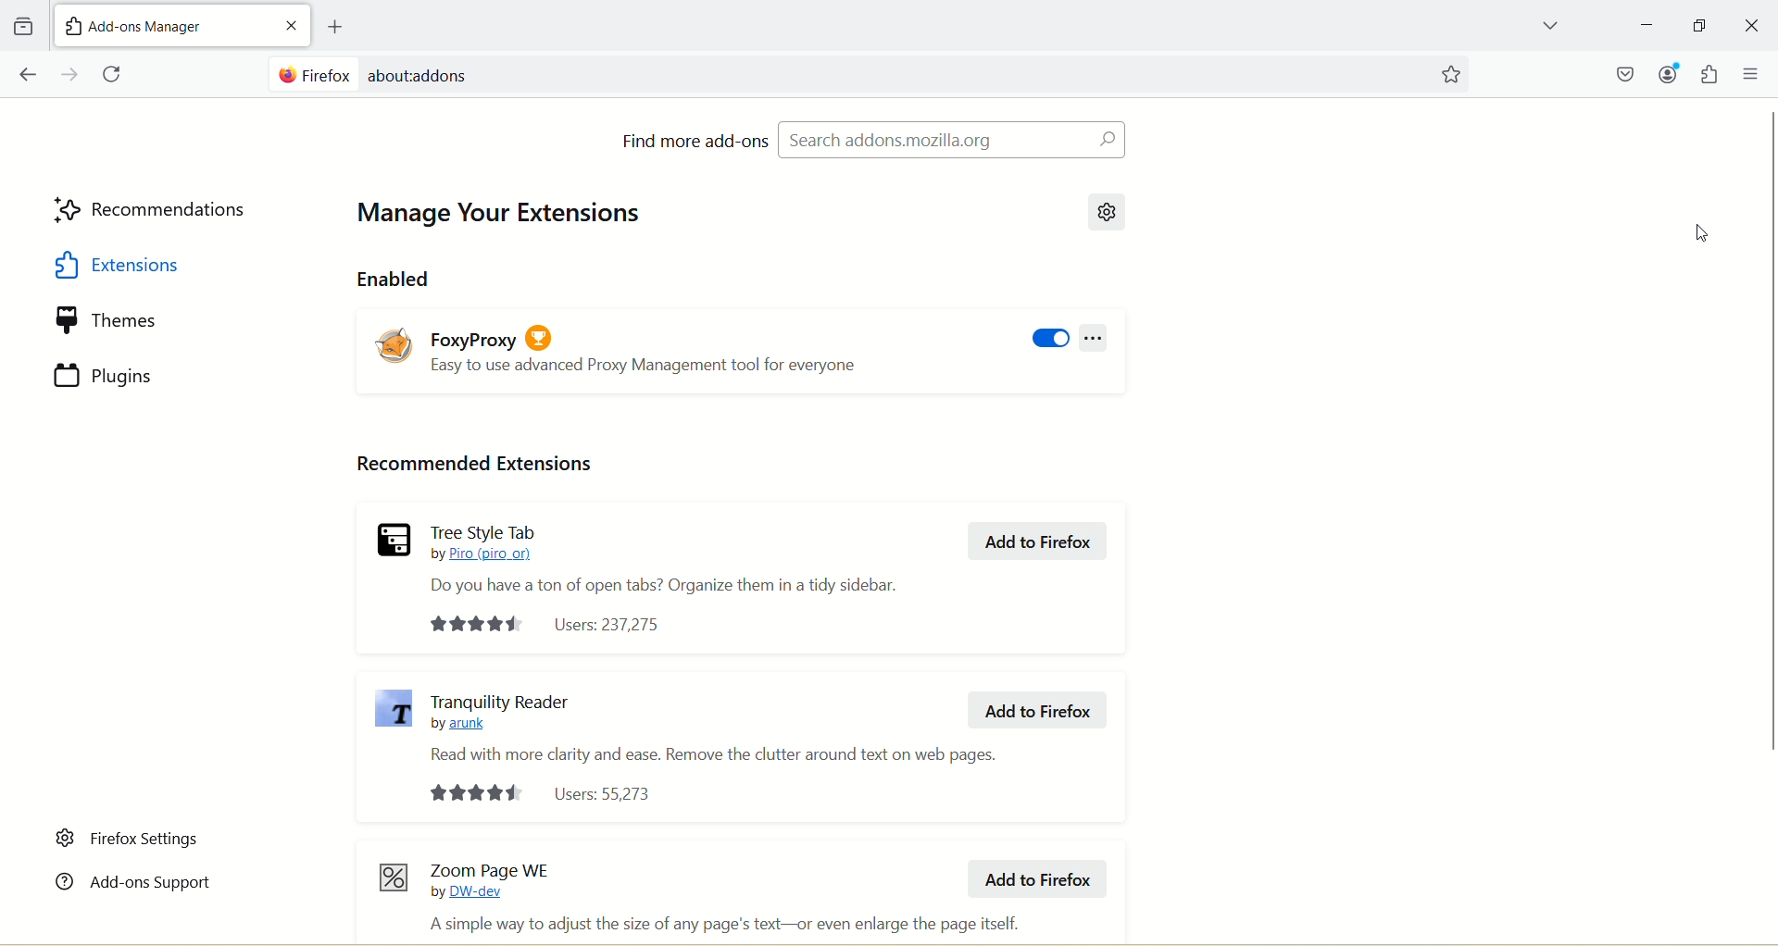 The height and width of the screenshot is (946, 1778). What do you see at coordinates (153, 212) in the screenshot?
I see `Recommendation` at bounding box center [153, 212].